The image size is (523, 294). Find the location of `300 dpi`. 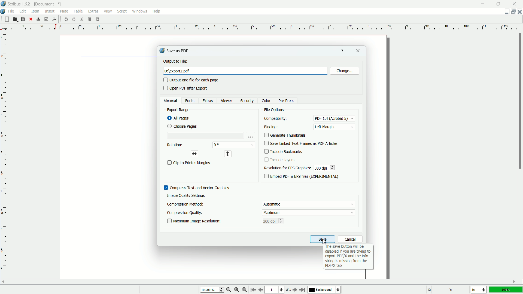

300 dpi is located at coordinates (270, 222).